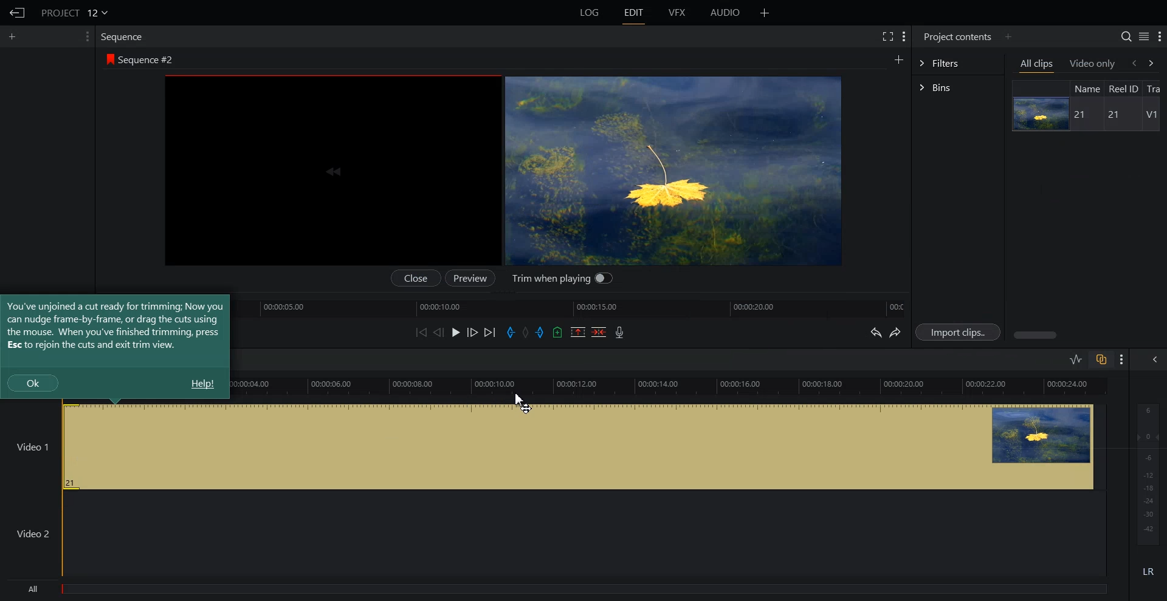  What do you see at coordinates (469, 278) in the screenshot?
I see `Preview` at bounding box center [469, 278].